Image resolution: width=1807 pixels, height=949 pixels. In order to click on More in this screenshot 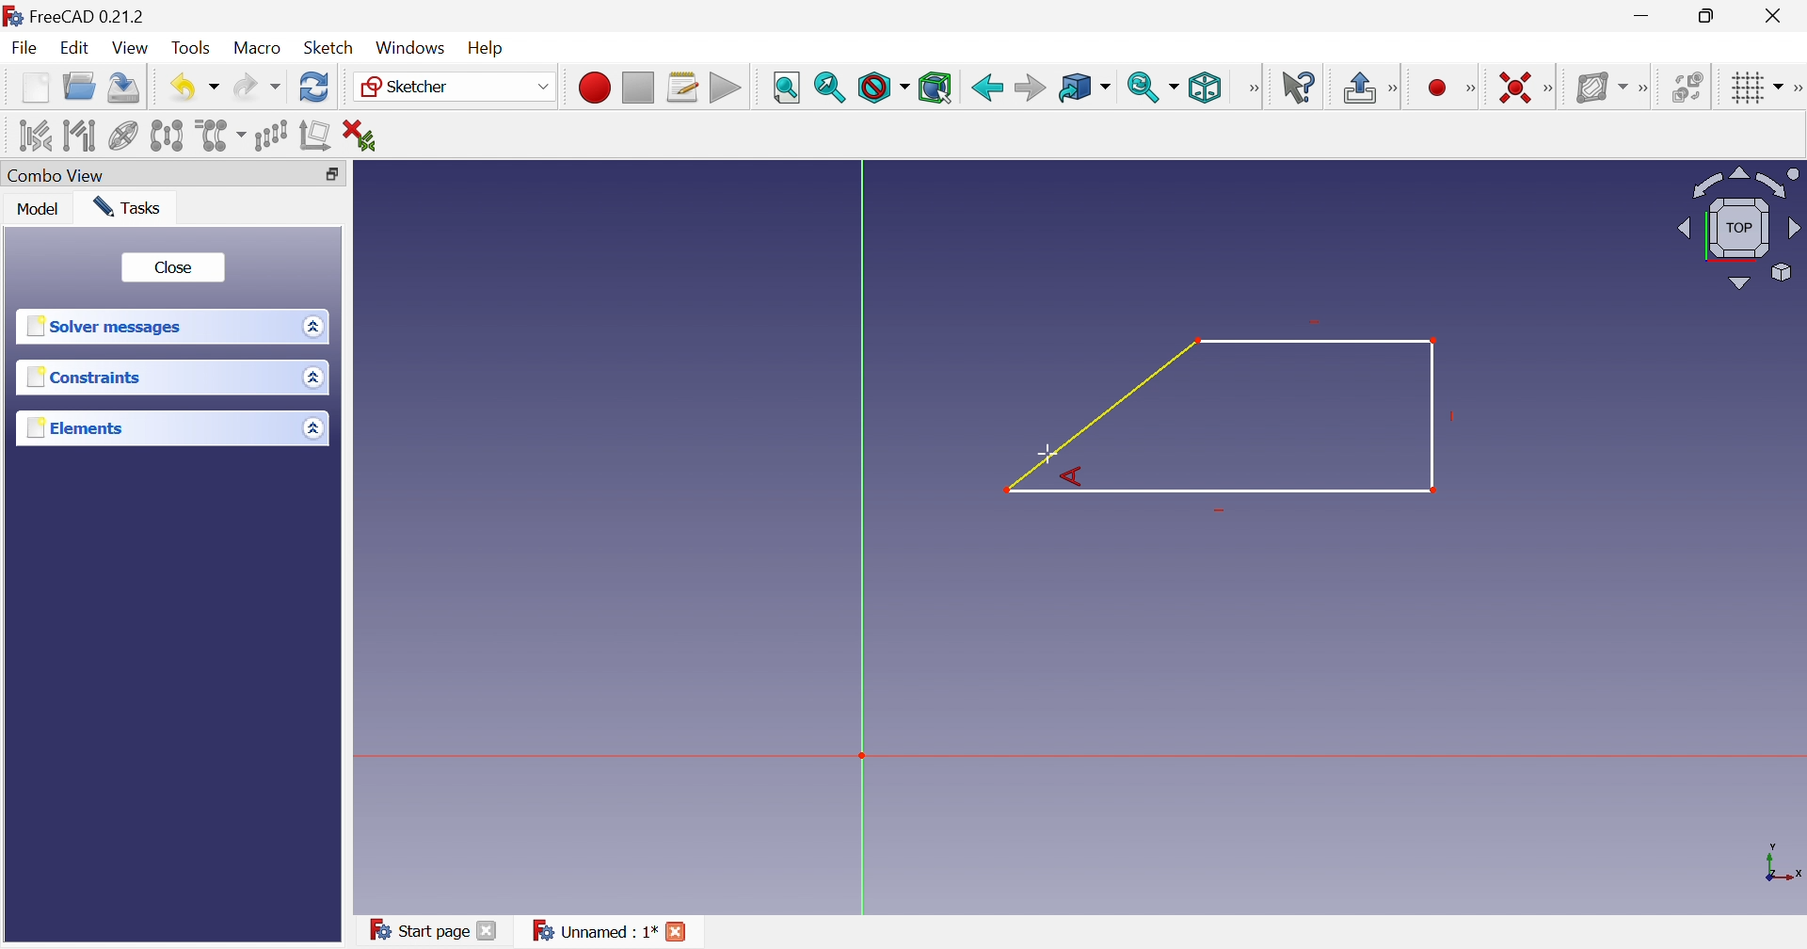, I will do `click(1796, 86)`.